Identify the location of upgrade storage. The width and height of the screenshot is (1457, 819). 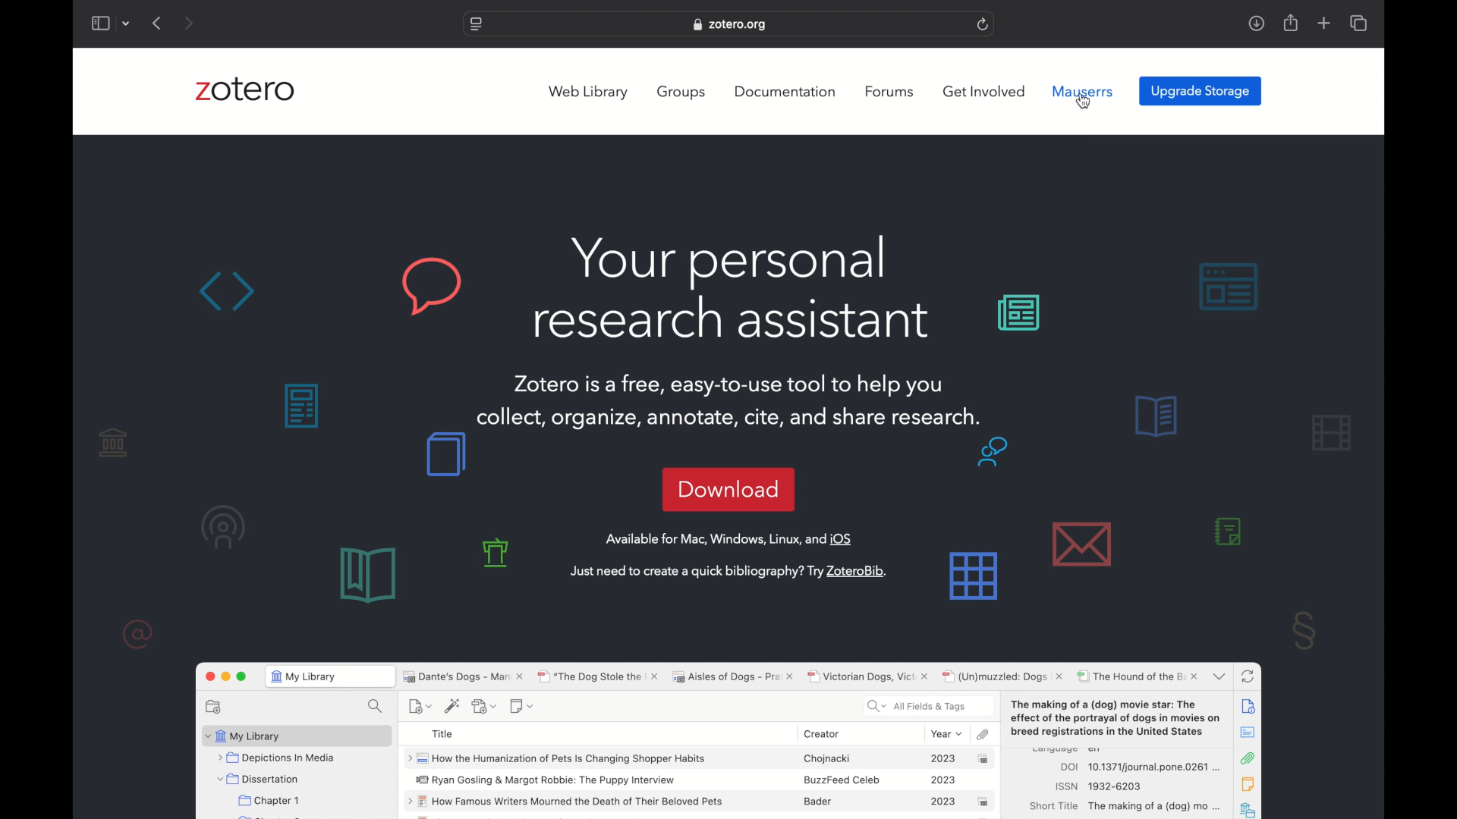
(1201, 90).